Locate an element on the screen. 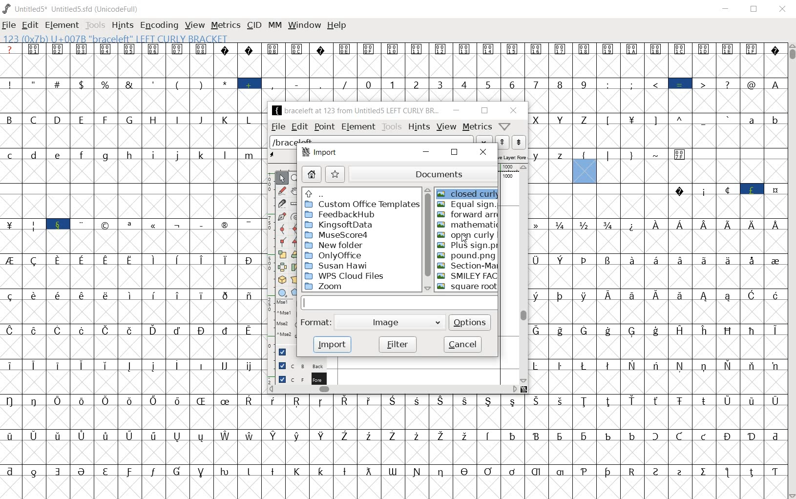 The width and height of the screenshot is (796, 499). hints is located at coordinates (418, 127).